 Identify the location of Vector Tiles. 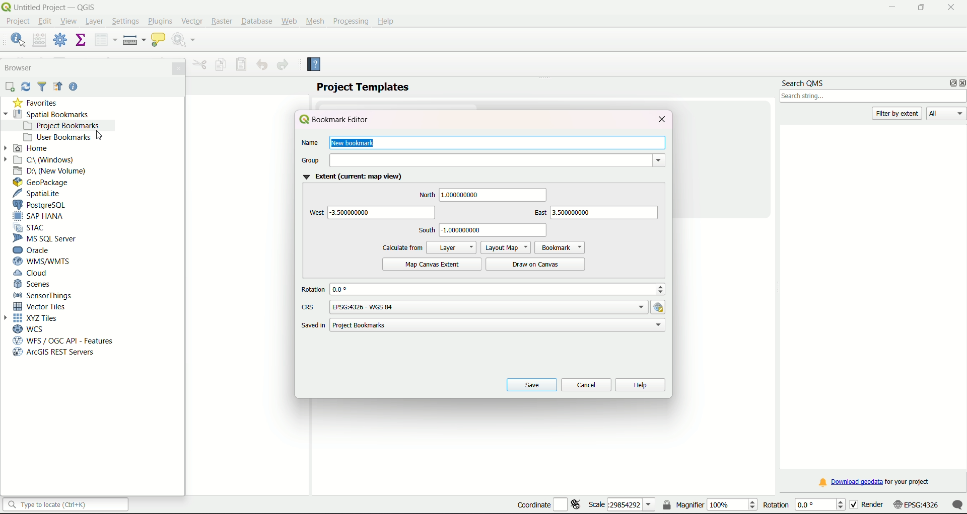
(42, 307).